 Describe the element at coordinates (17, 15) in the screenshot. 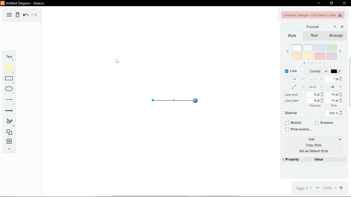

I see `Delete` at that location.